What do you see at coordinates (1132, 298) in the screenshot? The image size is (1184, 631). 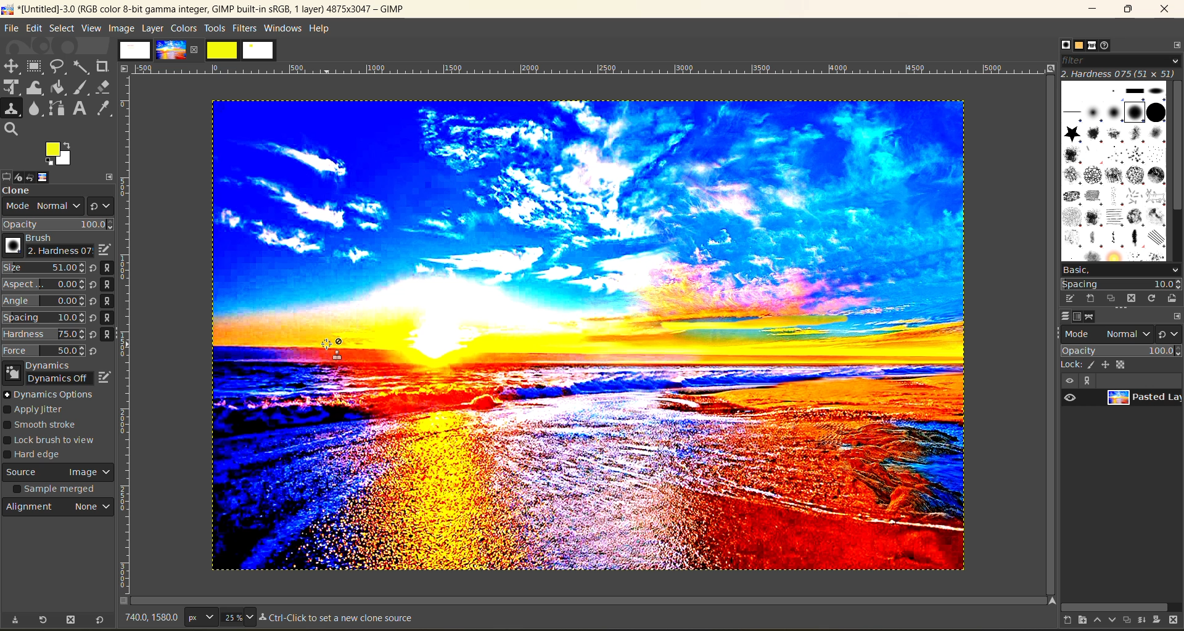 I see `delete this brush` at bounding box center [1132, 298].